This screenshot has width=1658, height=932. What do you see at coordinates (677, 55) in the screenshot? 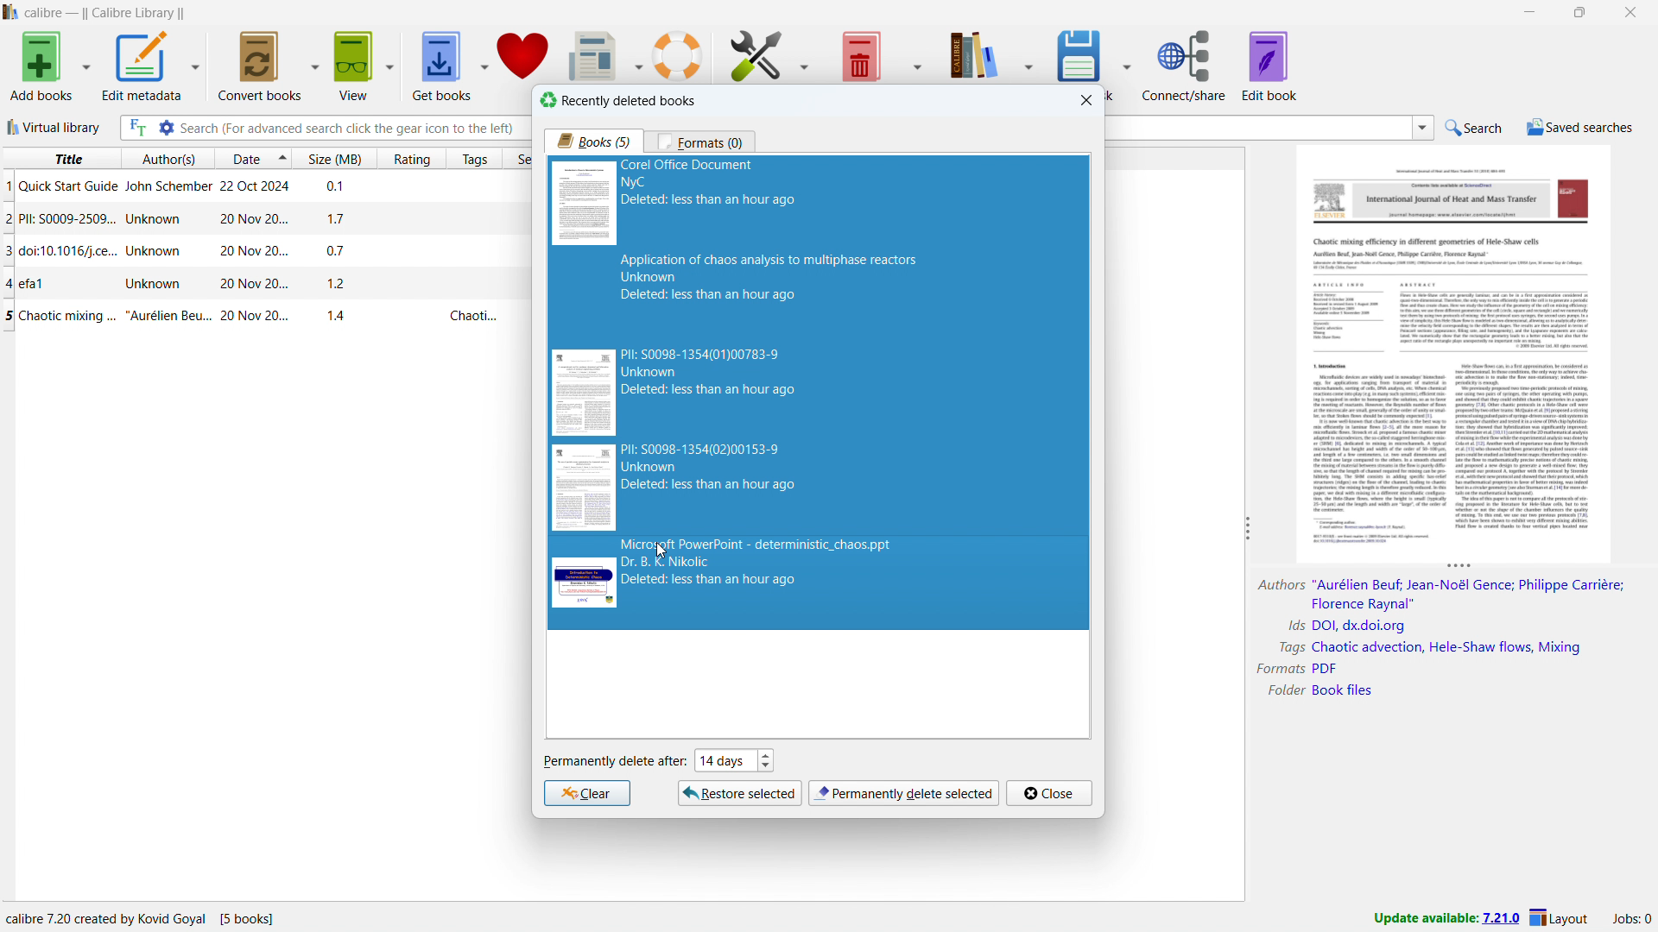
I see `help` at bounding box center [677, 55].